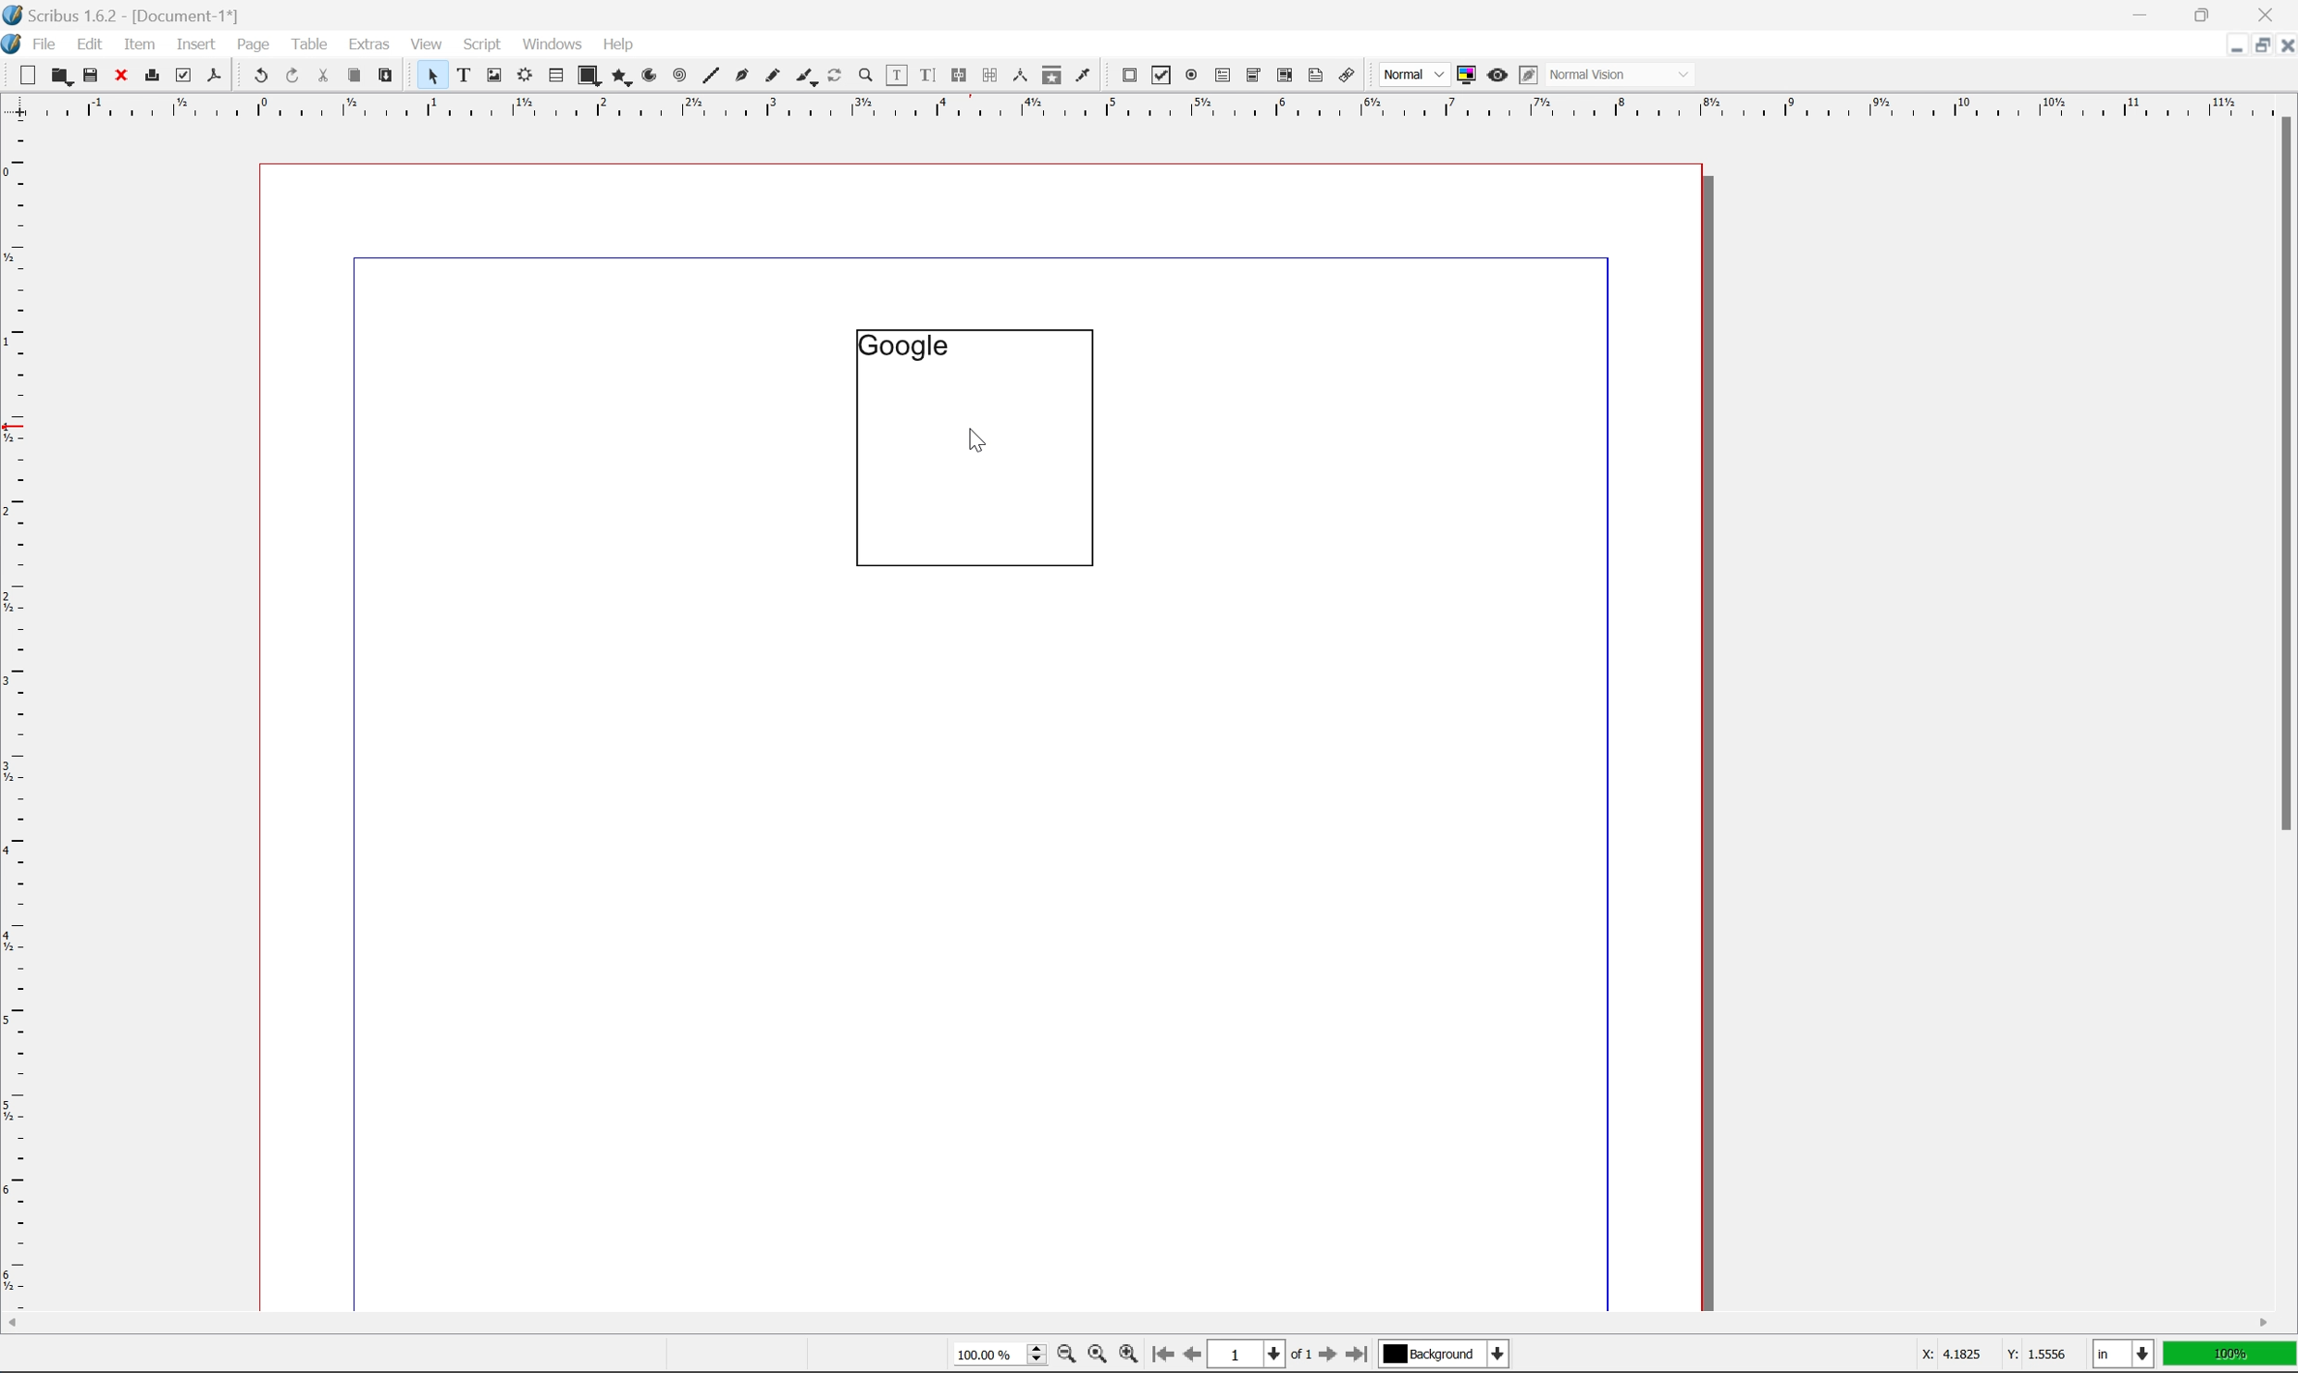  What do you see at coordinates (373, 43) in the screenshot?
I see `extras` at bounding box center [373, 43].